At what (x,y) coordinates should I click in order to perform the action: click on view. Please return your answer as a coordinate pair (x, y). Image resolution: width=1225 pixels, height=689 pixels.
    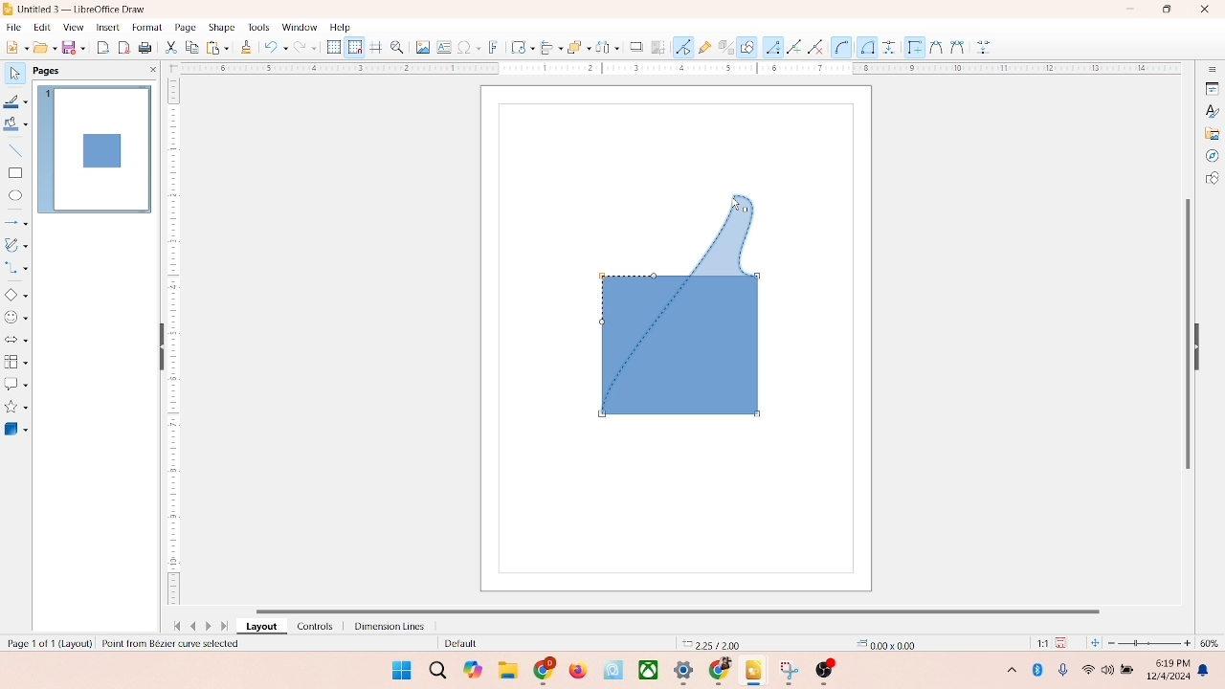
    Looking at the image, I should click on (69, 27).